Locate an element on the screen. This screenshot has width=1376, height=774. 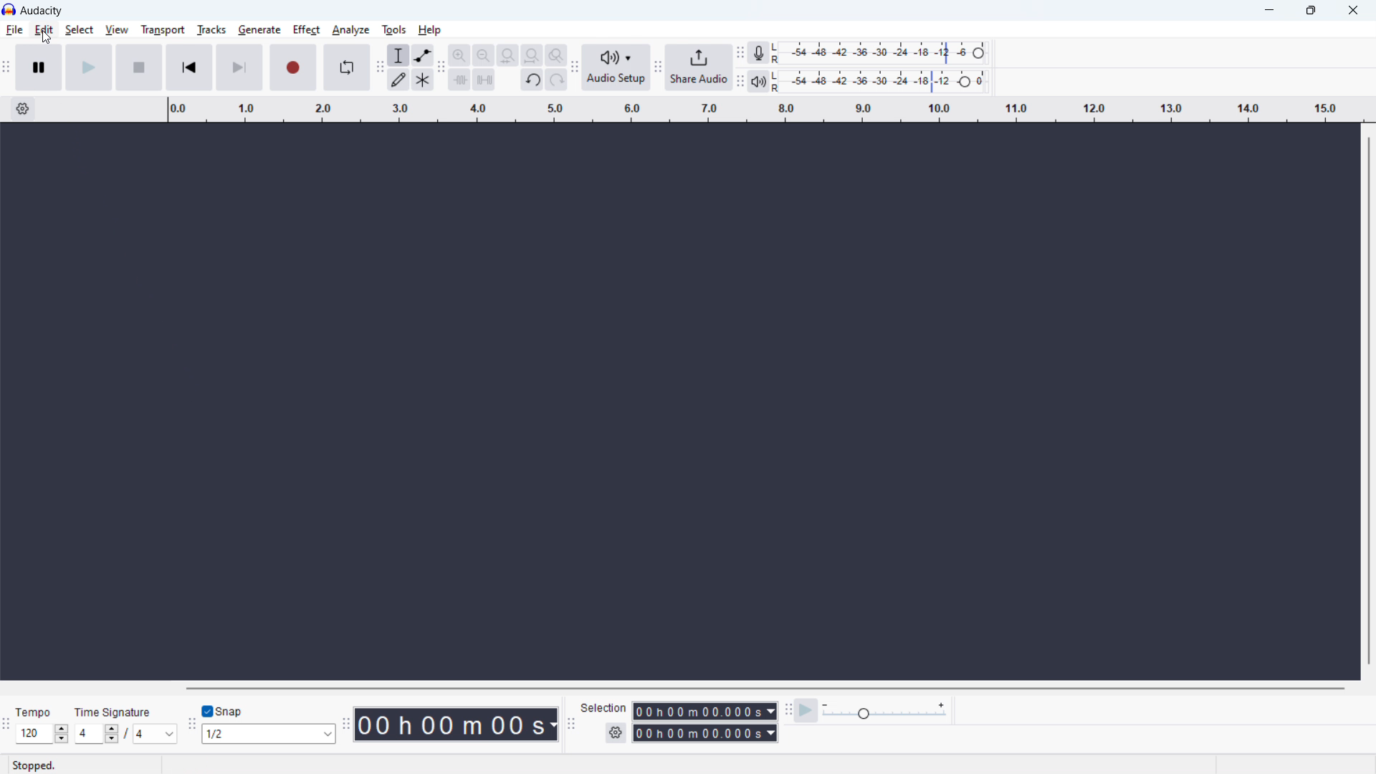
playback meter is located at coordinates (760, 80).